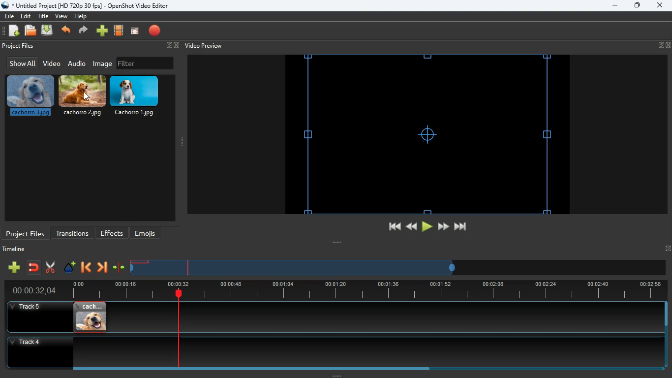  Describe the element at coordinates (34, 268) in the screenshot. I see `join` at that location.